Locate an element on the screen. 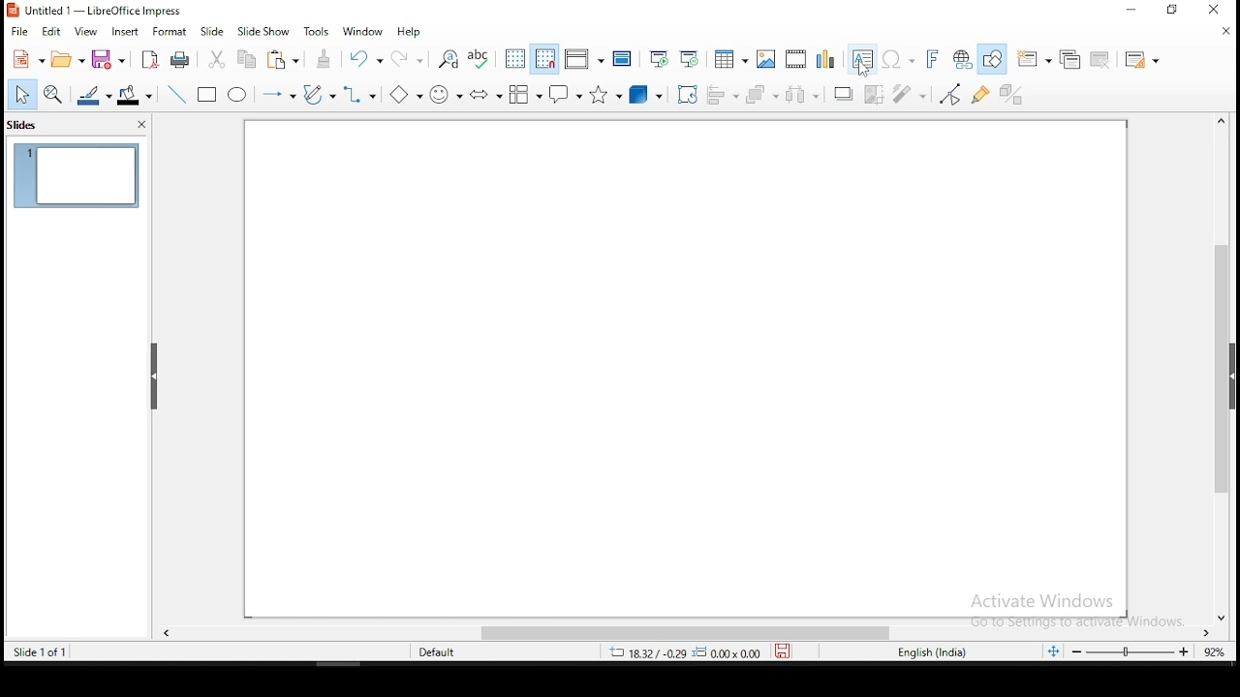  redo is located at coordinates (406, 56).